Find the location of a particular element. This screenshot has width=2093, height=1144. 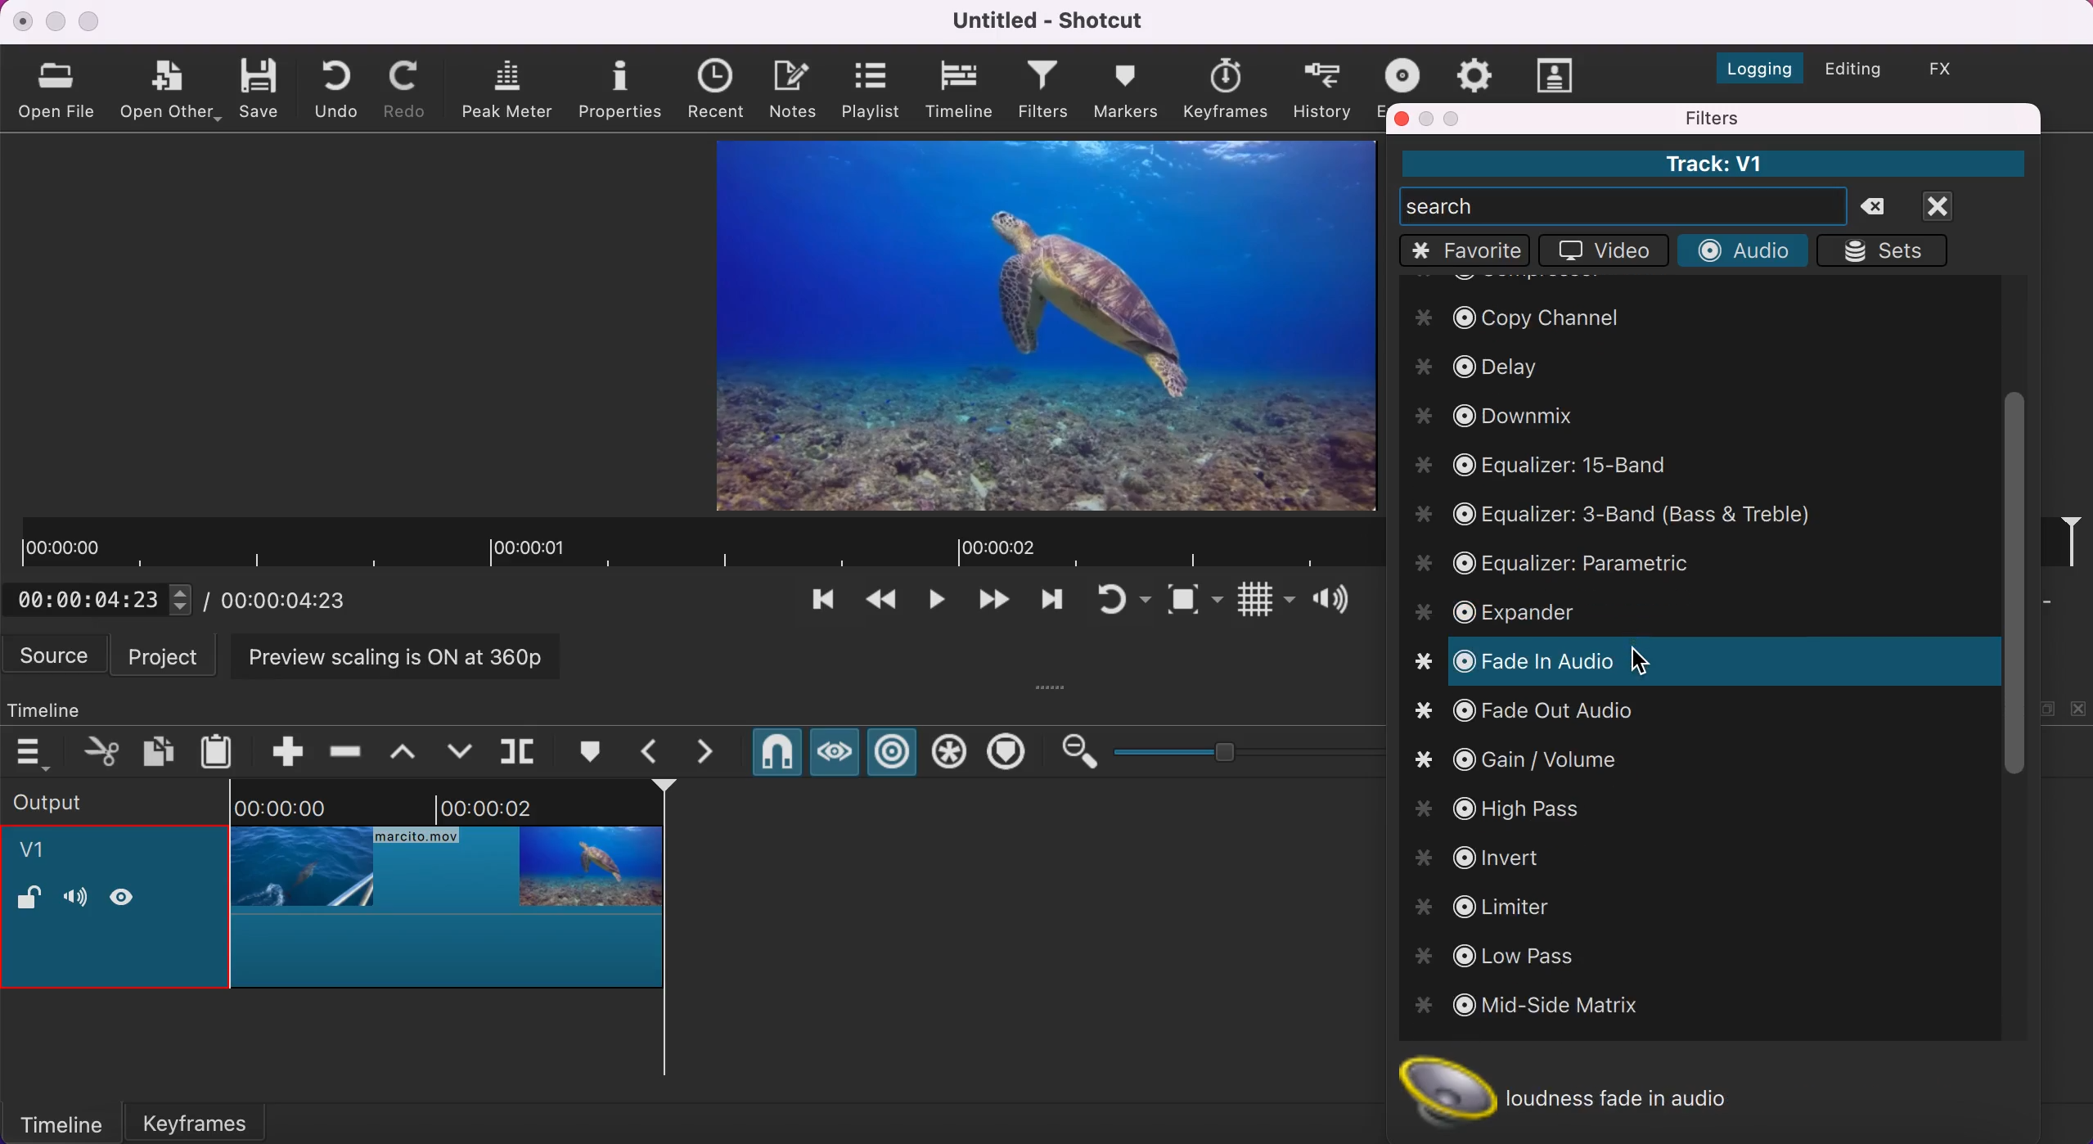

clip is located at coordinates (1047, 325).